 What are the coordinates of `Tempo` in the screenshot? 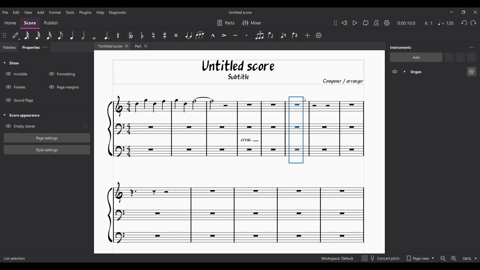 It's located at (446, 22).